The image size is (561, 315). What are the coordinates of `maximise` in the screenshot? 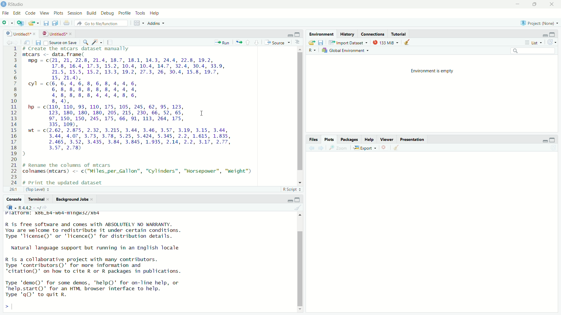 It's located at (297, 34).